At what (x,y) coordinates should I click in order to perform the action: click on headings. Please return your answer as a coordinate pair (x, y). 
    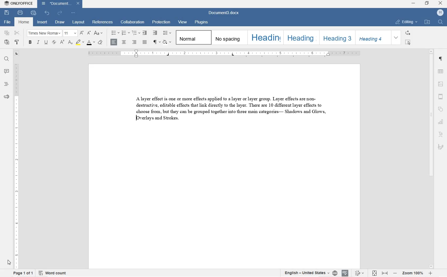
    Looking at the image, I should click on (7, 84).